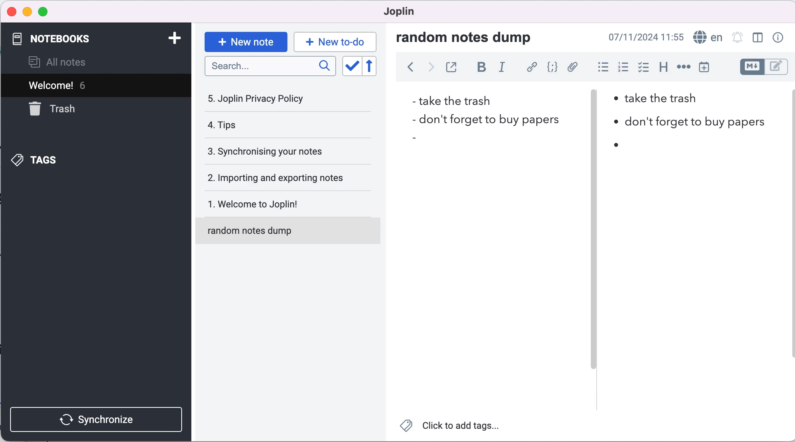 The height and width of the screenshot is (442, 795). What do you see at coordinates (451, 68) in the screenshot?
I see `toggle external editing` at bounding box center [451, 68].